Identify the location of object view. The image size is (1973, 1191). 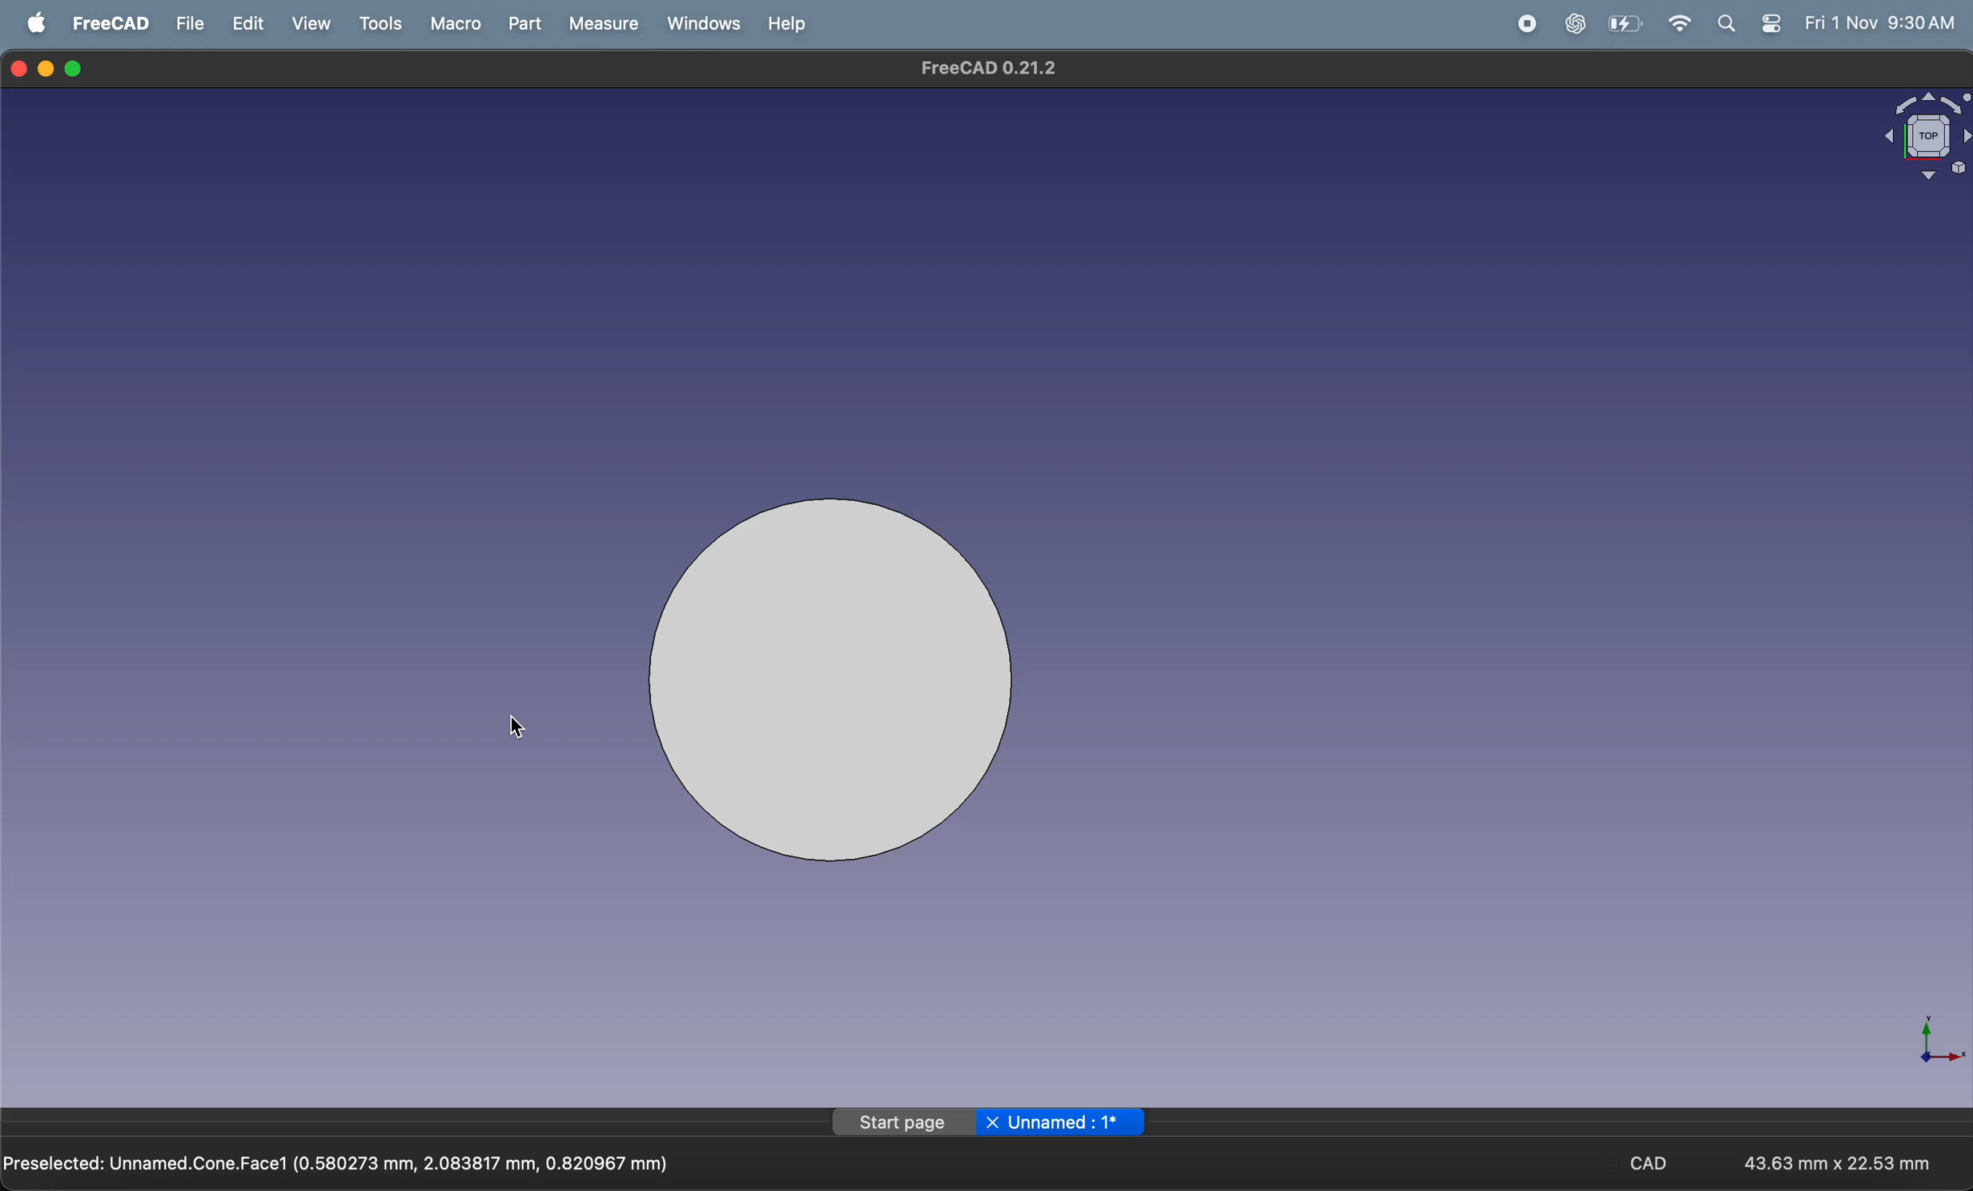
(1906, 132).